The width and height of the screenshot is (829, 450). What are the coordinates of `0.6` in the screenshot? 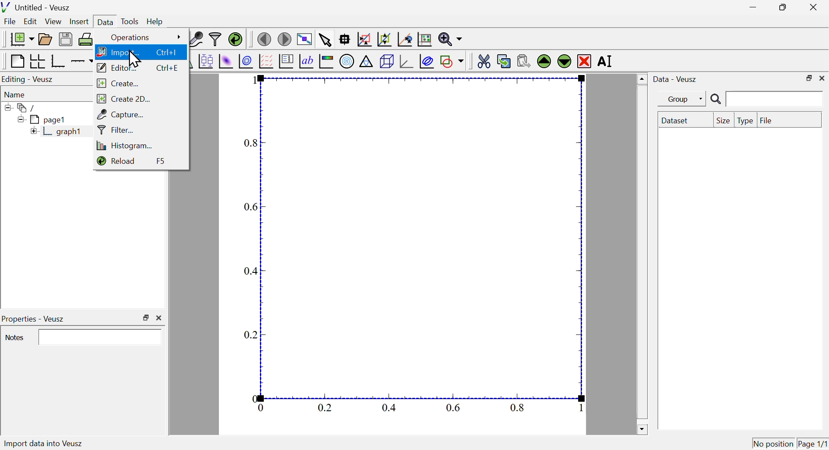 It's located at (453, 407).